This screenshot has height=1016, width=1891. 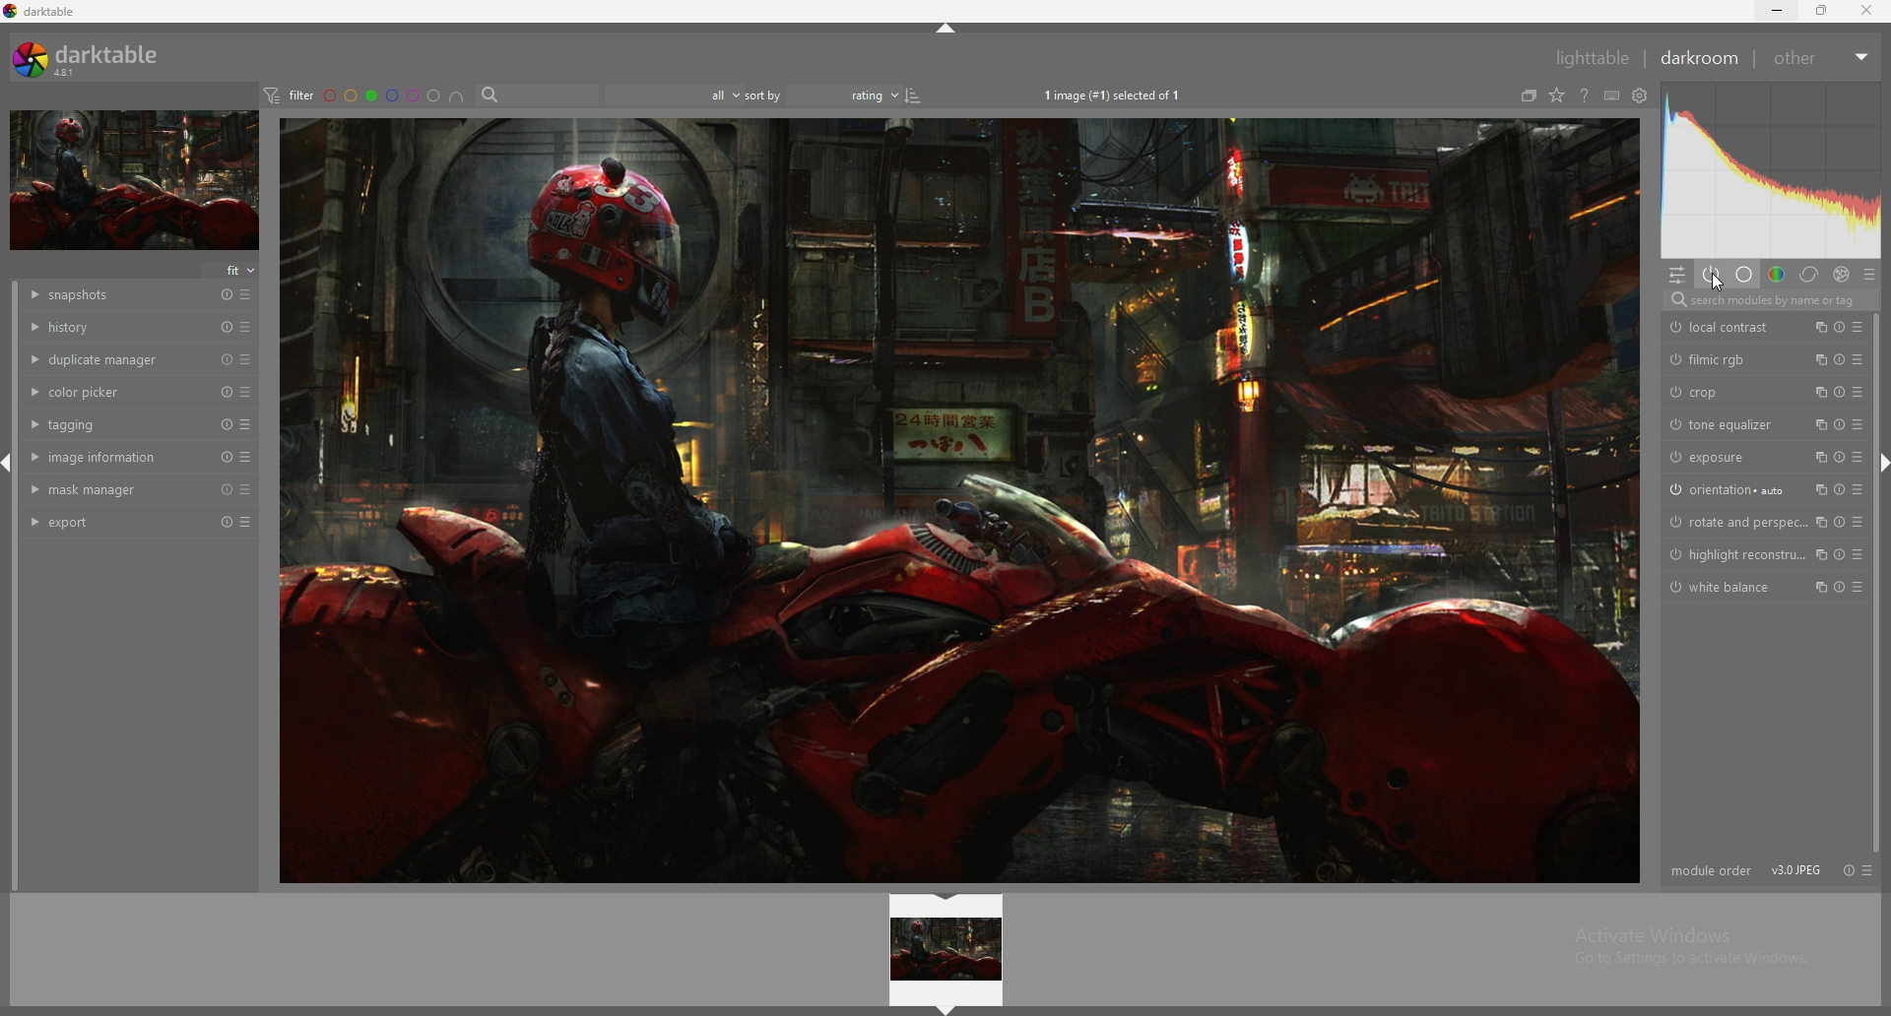 What do you see at coordinates (228, 458) in the screenshot?
I see `reset` at bounding box center [228, 458].